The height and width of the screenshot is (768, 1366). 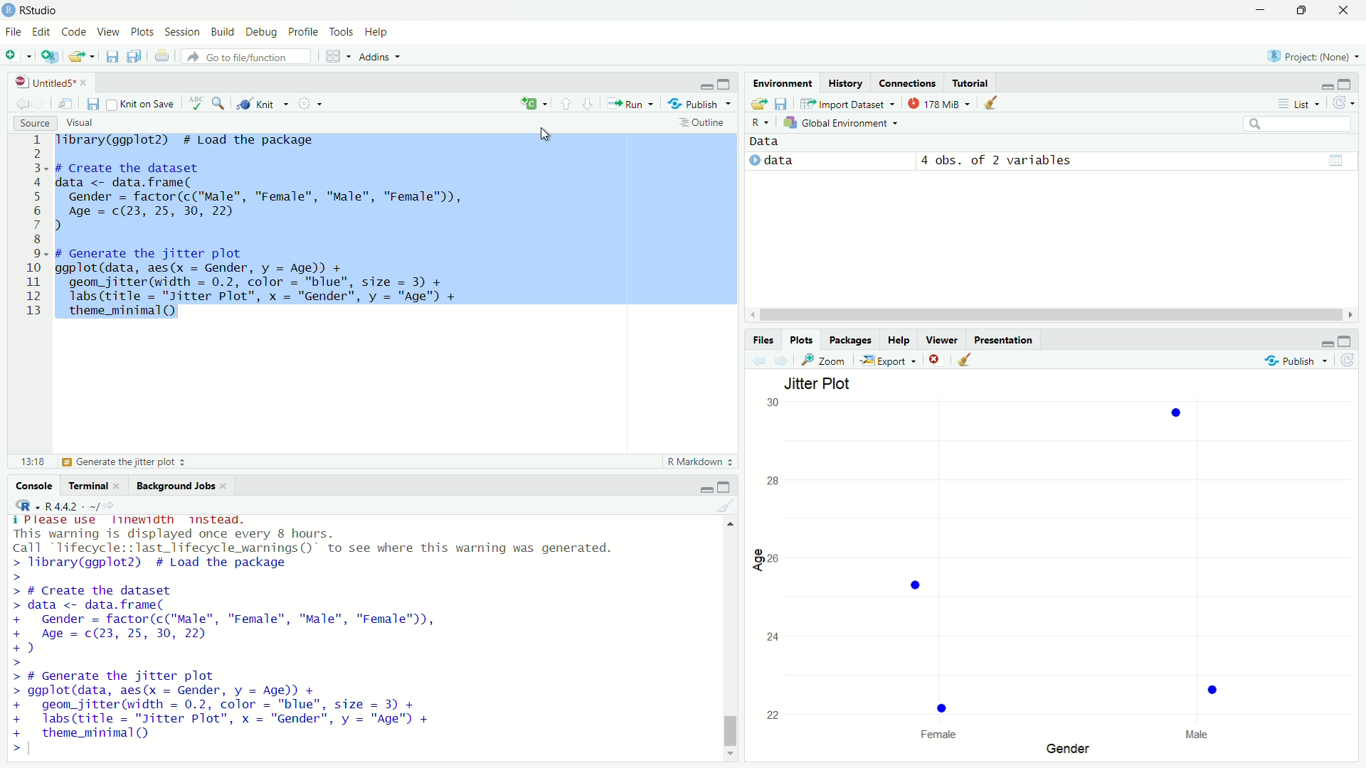 What do you see at coordinates (112, 55) in the screenshot?
I see `save current document` at bounding box center [112, 55].